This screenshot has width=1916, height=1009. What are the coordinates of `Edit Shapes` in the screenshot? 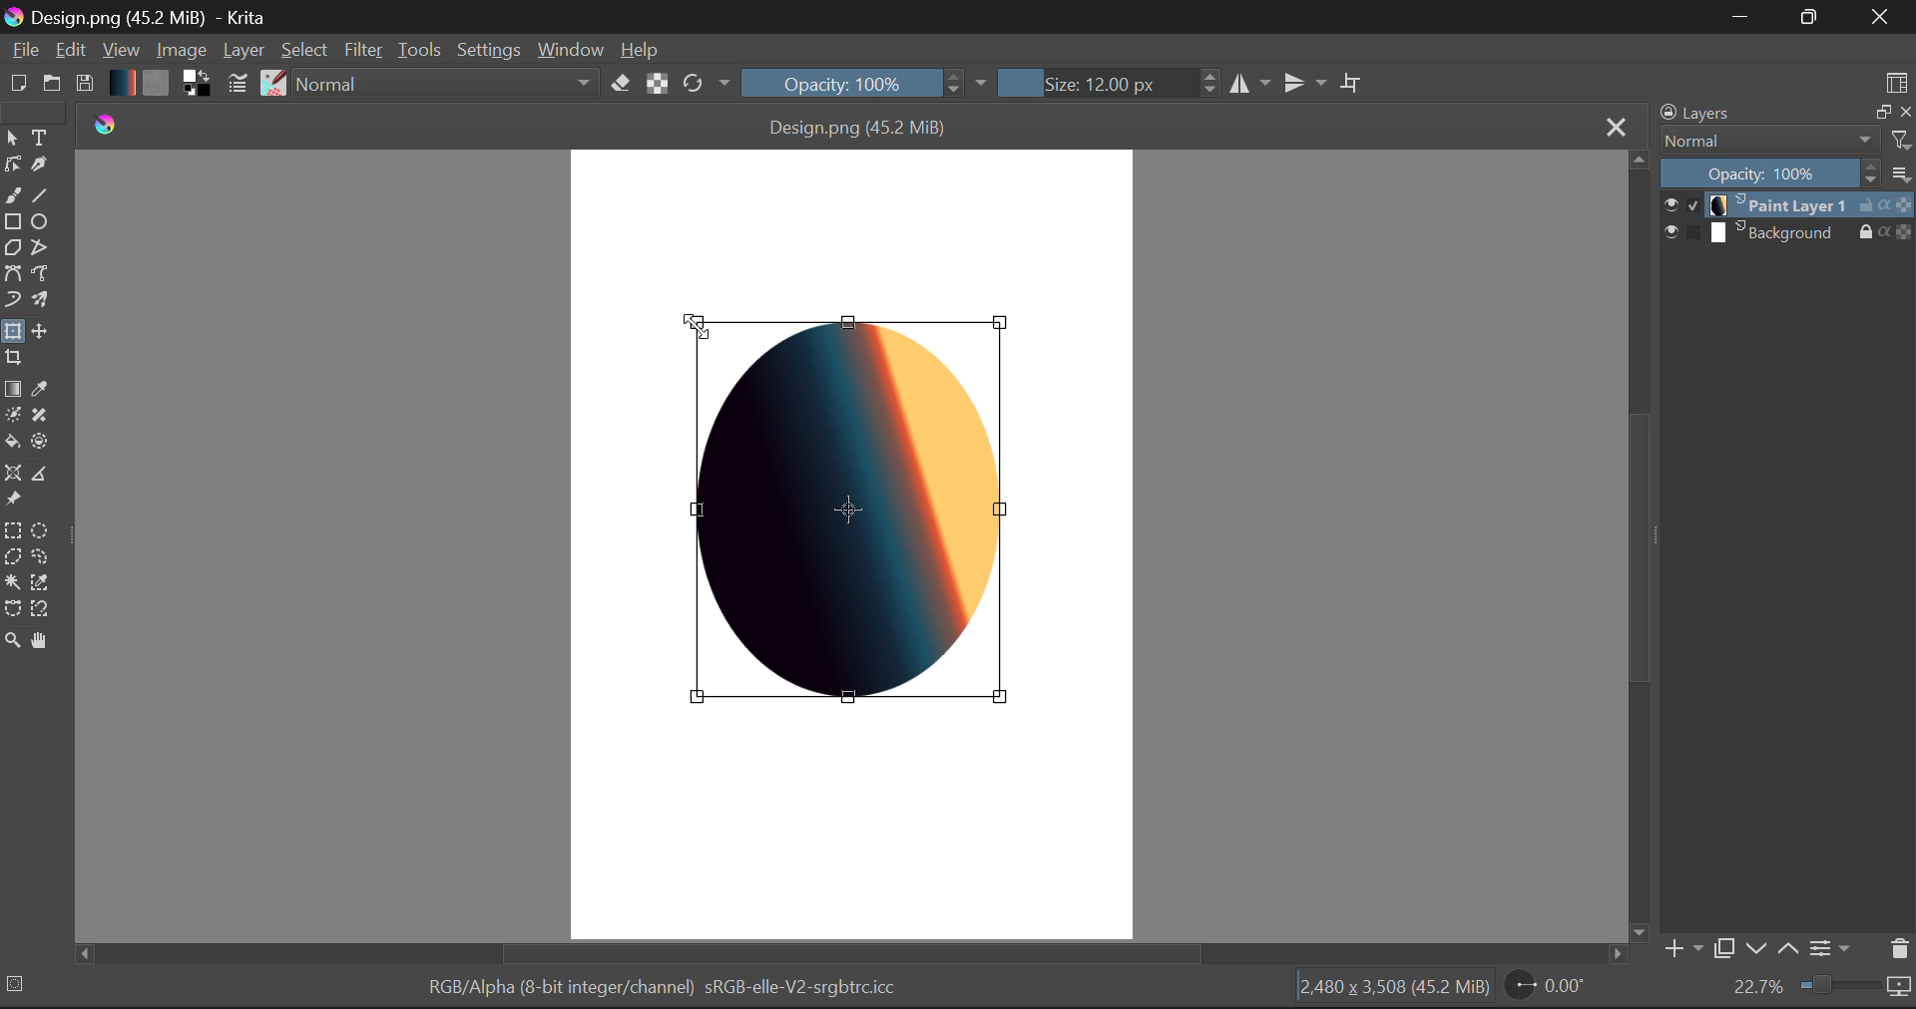 It's located at (12, 163).